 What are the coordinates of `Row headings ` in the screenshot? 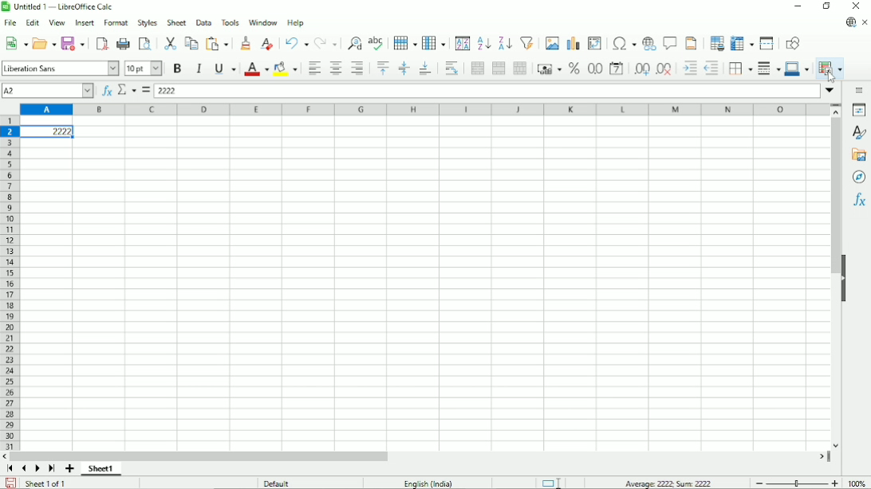 It's located at (10, 284).